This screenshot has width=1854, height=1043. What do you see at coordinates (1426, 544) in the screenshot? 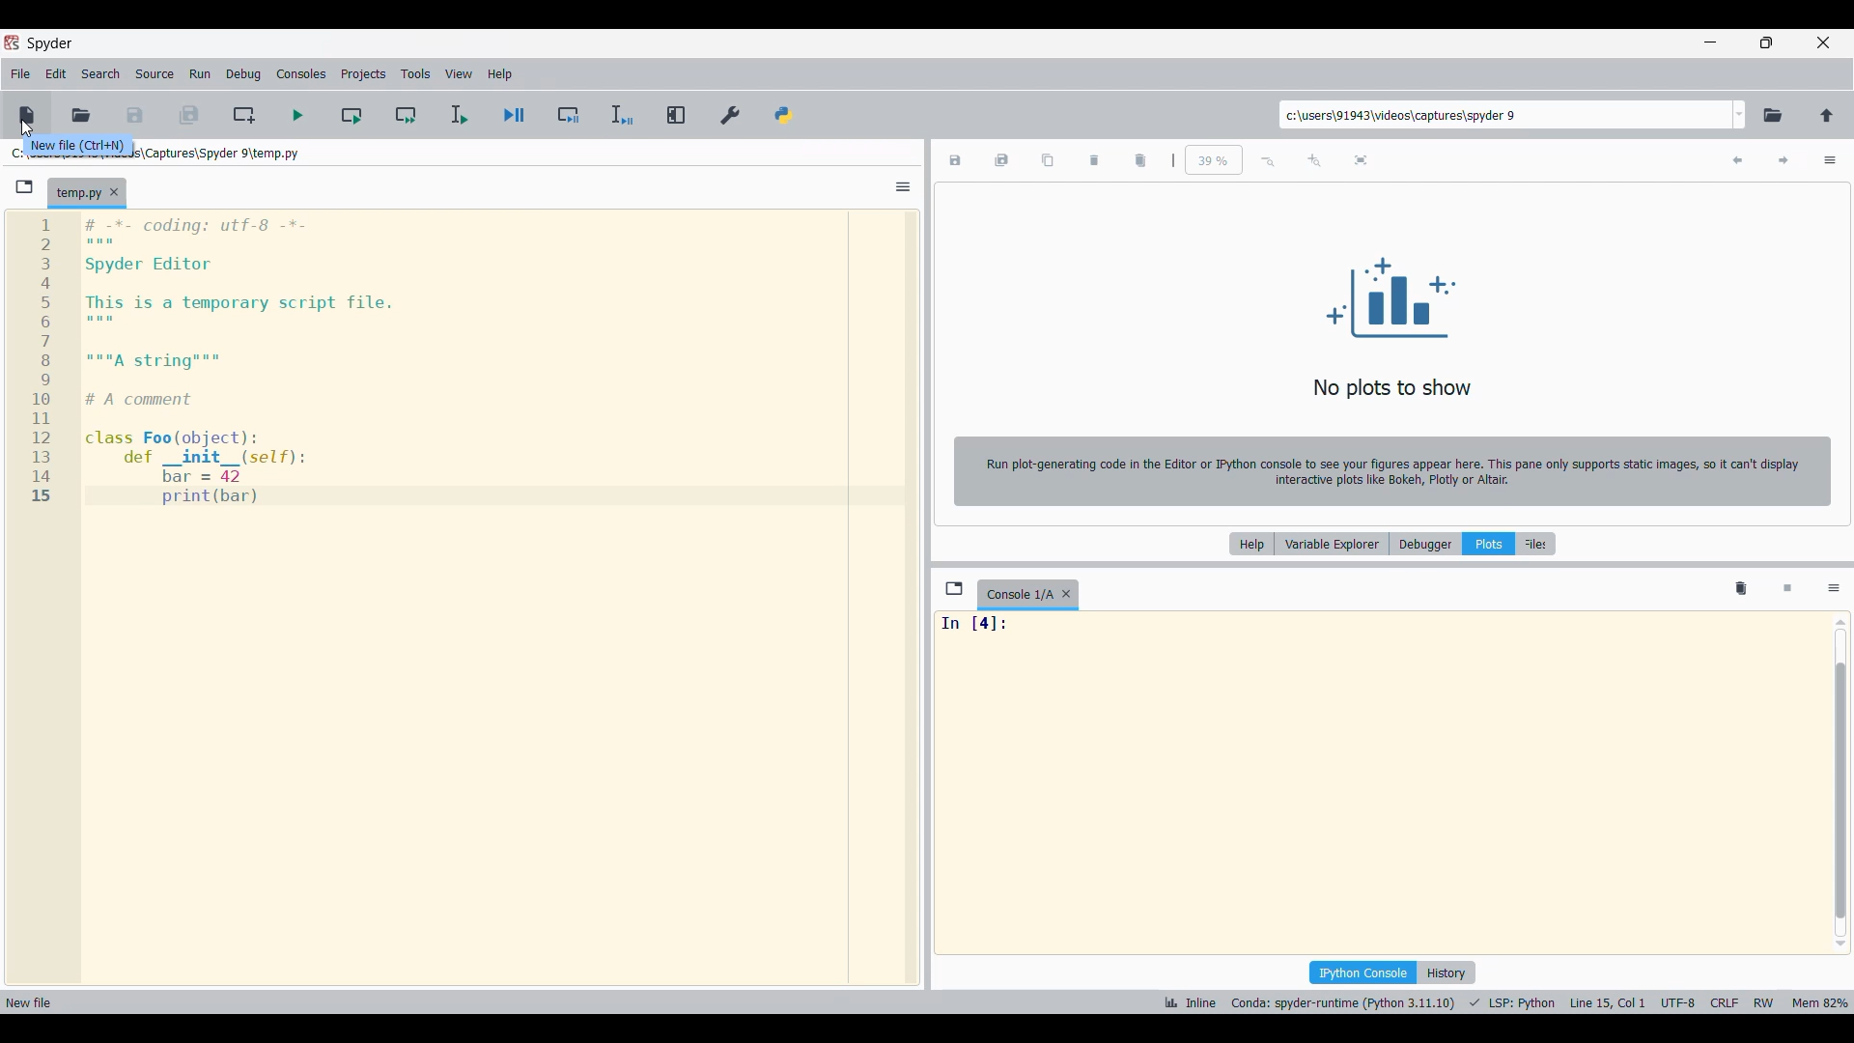
I see `Debugger` at bounding box center [1426, 544].